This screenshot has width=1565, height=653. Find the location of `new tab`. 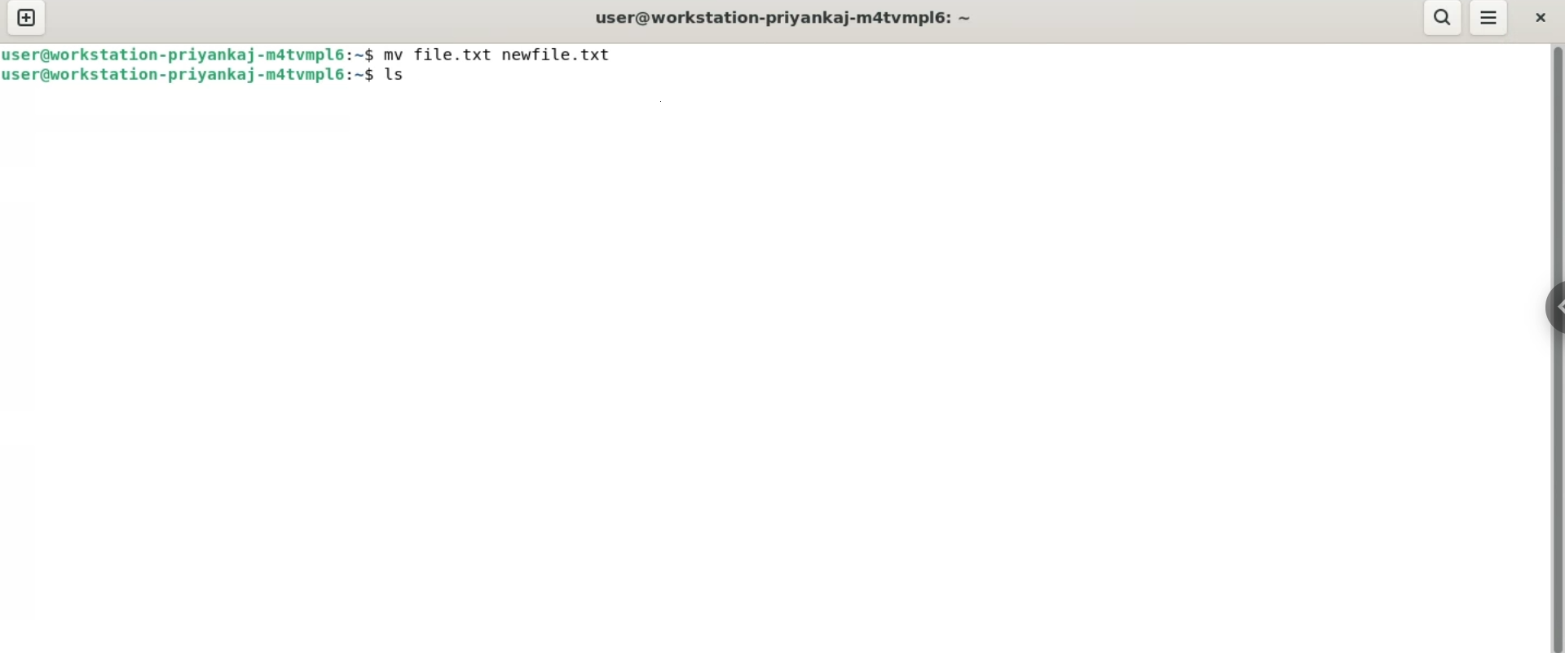

new tab is located at coordinates (25, 20).